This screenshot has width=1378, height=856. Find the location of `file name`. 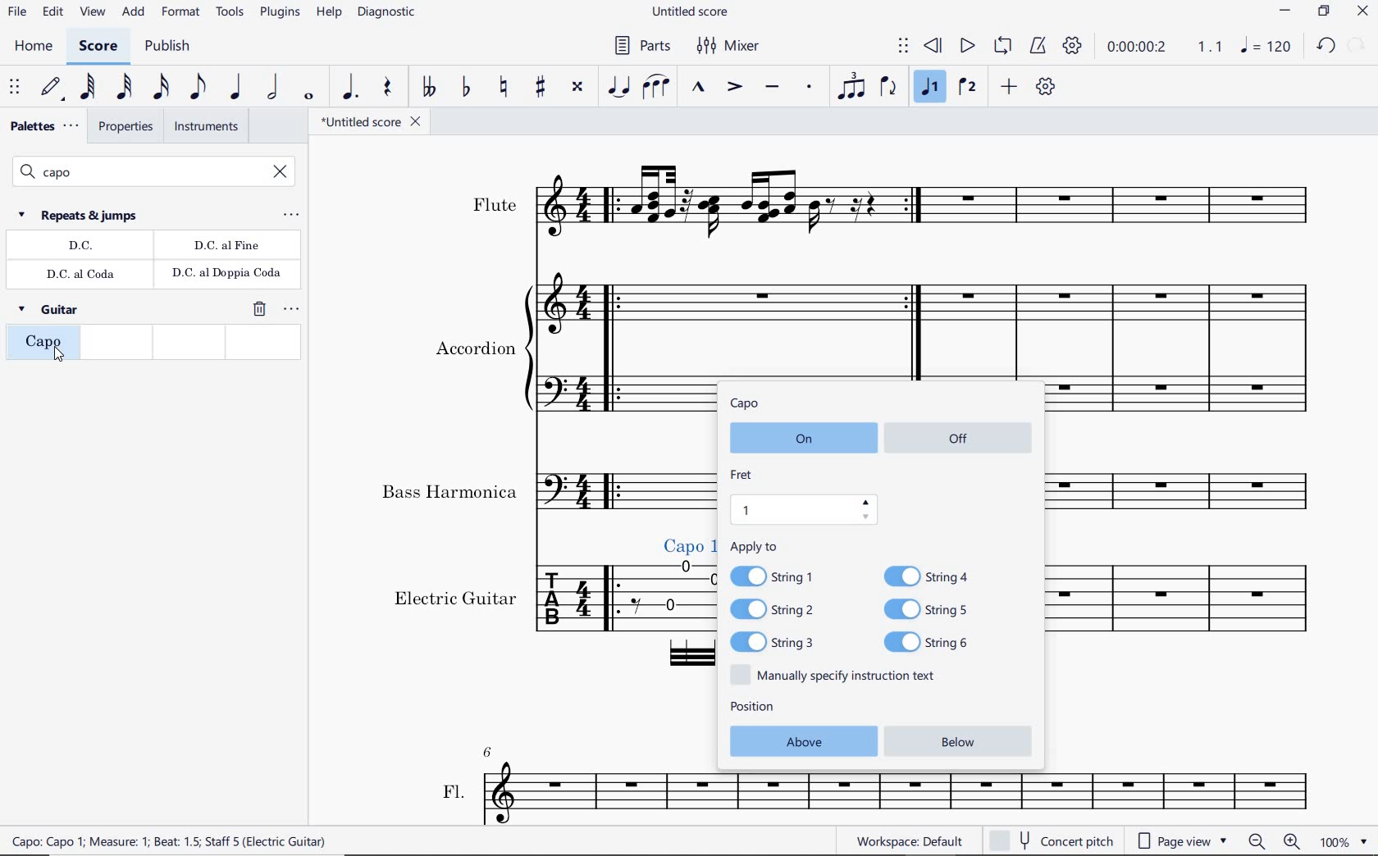

file name is located at coordinates (373, 123).